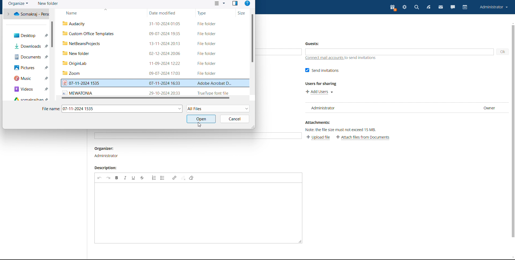 The width and height of the screenshot is (515, 260). Describe the element at coordinates (151, 44) in the screenshot. I see `` at that location.